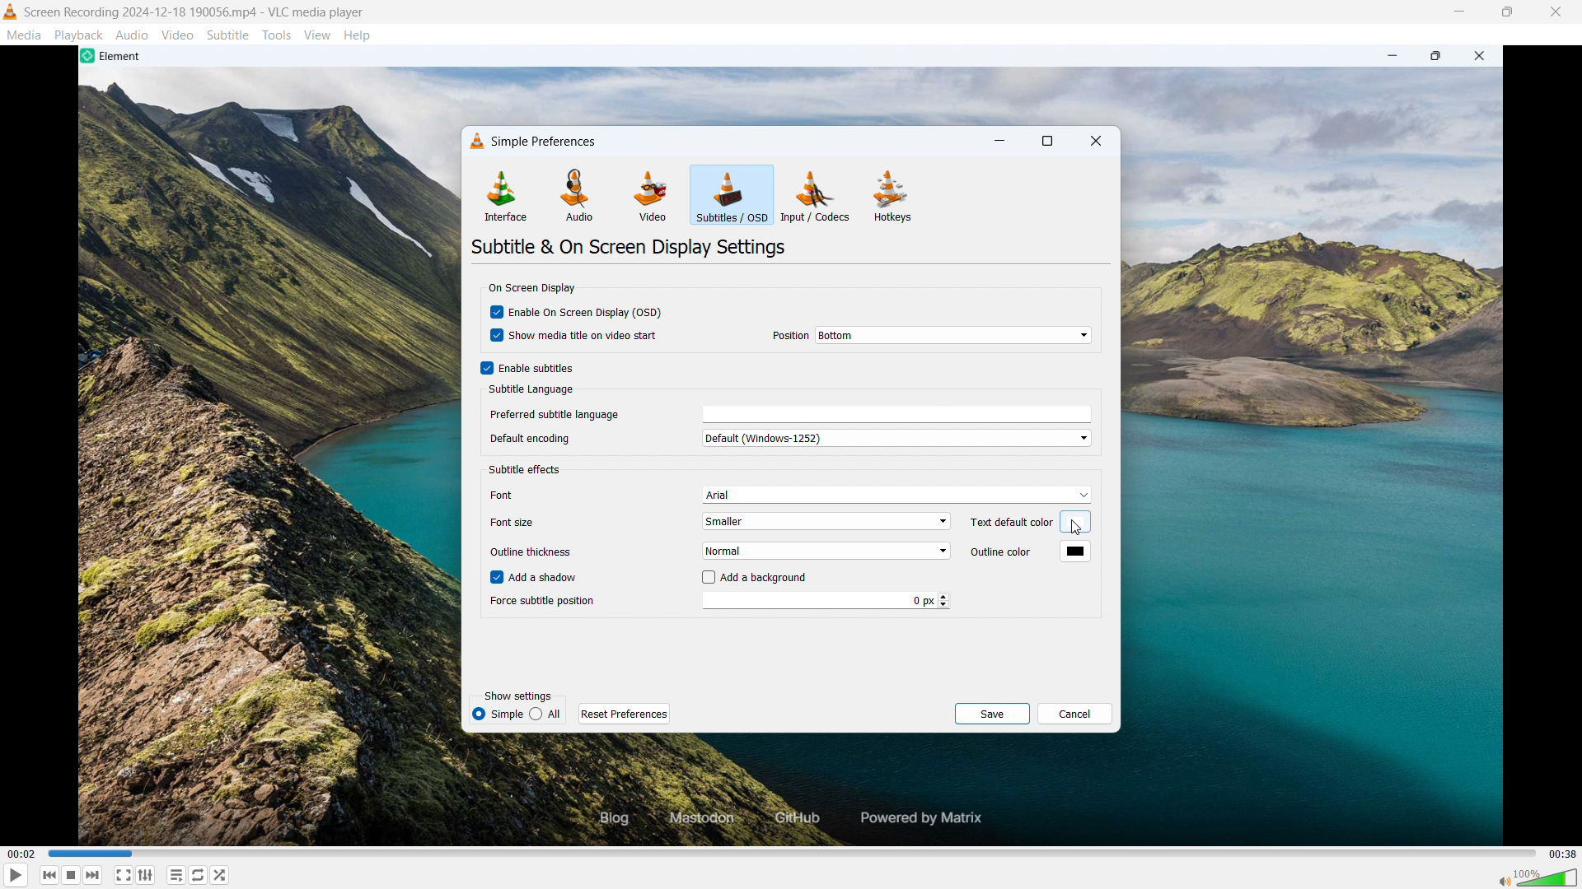 This screenshot has height=889, width=1582. What do you see at coordinates (1074, 714) in the screenshot?
I see `Cancel ` at bounding box center [1074, 714].